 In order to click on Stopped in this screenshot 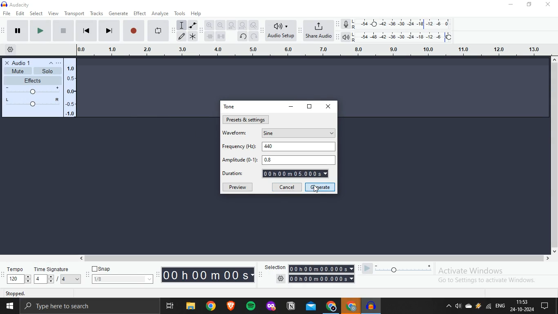, I will do `click(44, 293)`.